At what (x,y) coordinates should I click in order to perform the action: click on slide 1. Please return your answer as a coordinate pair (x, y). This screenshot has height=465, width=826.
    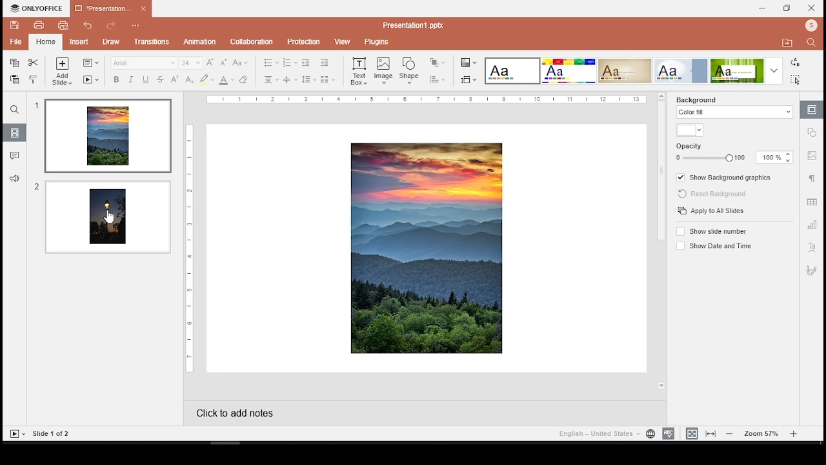
    Looking at the image, I should click on (108, 136).